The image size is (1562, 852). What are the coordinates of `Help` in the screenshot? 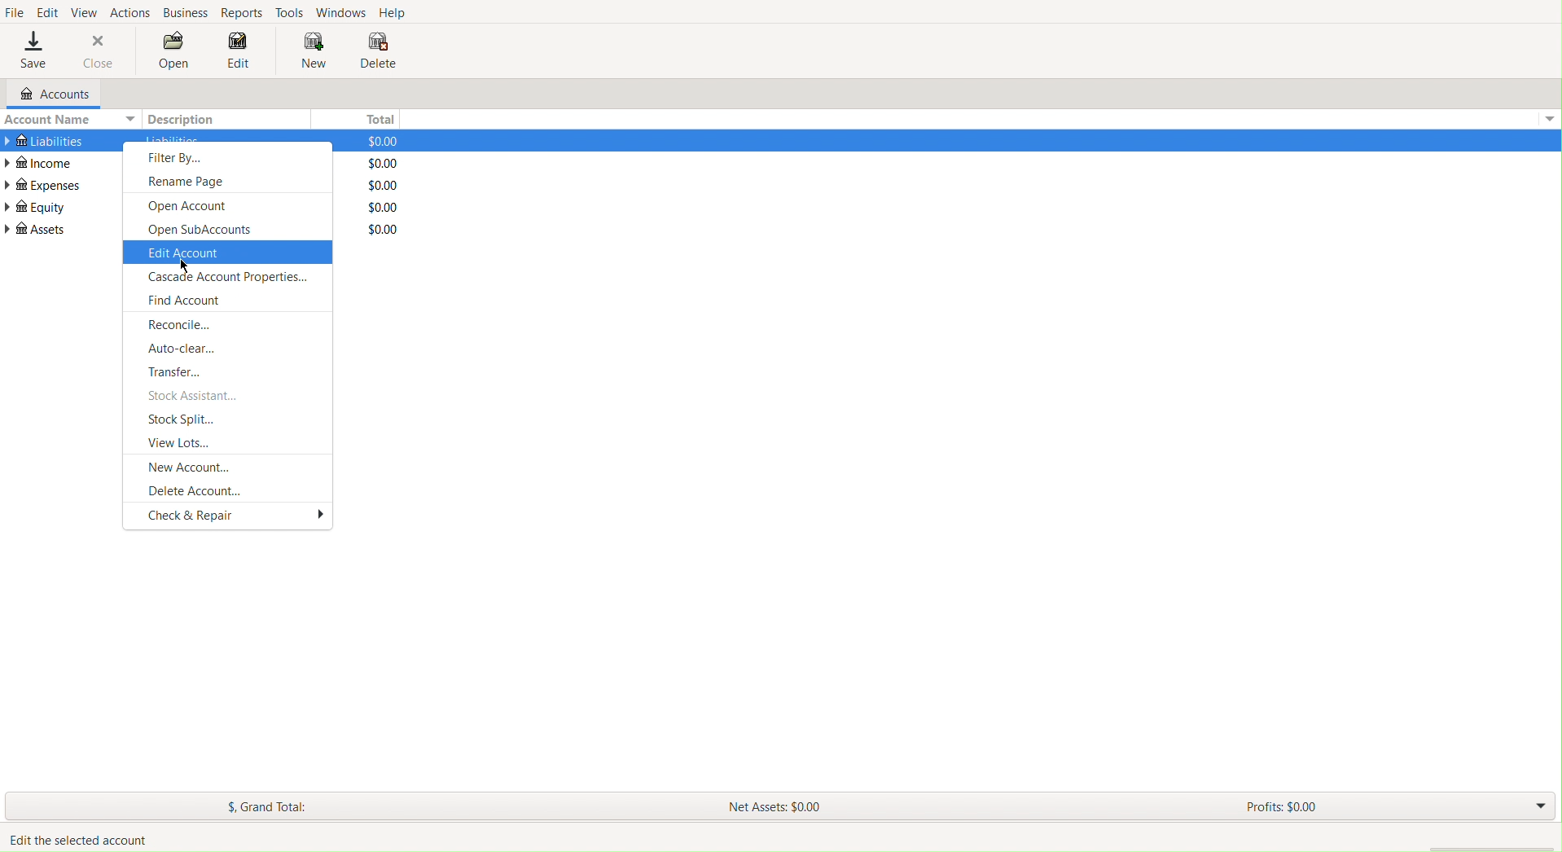 It's located at (395, 13).